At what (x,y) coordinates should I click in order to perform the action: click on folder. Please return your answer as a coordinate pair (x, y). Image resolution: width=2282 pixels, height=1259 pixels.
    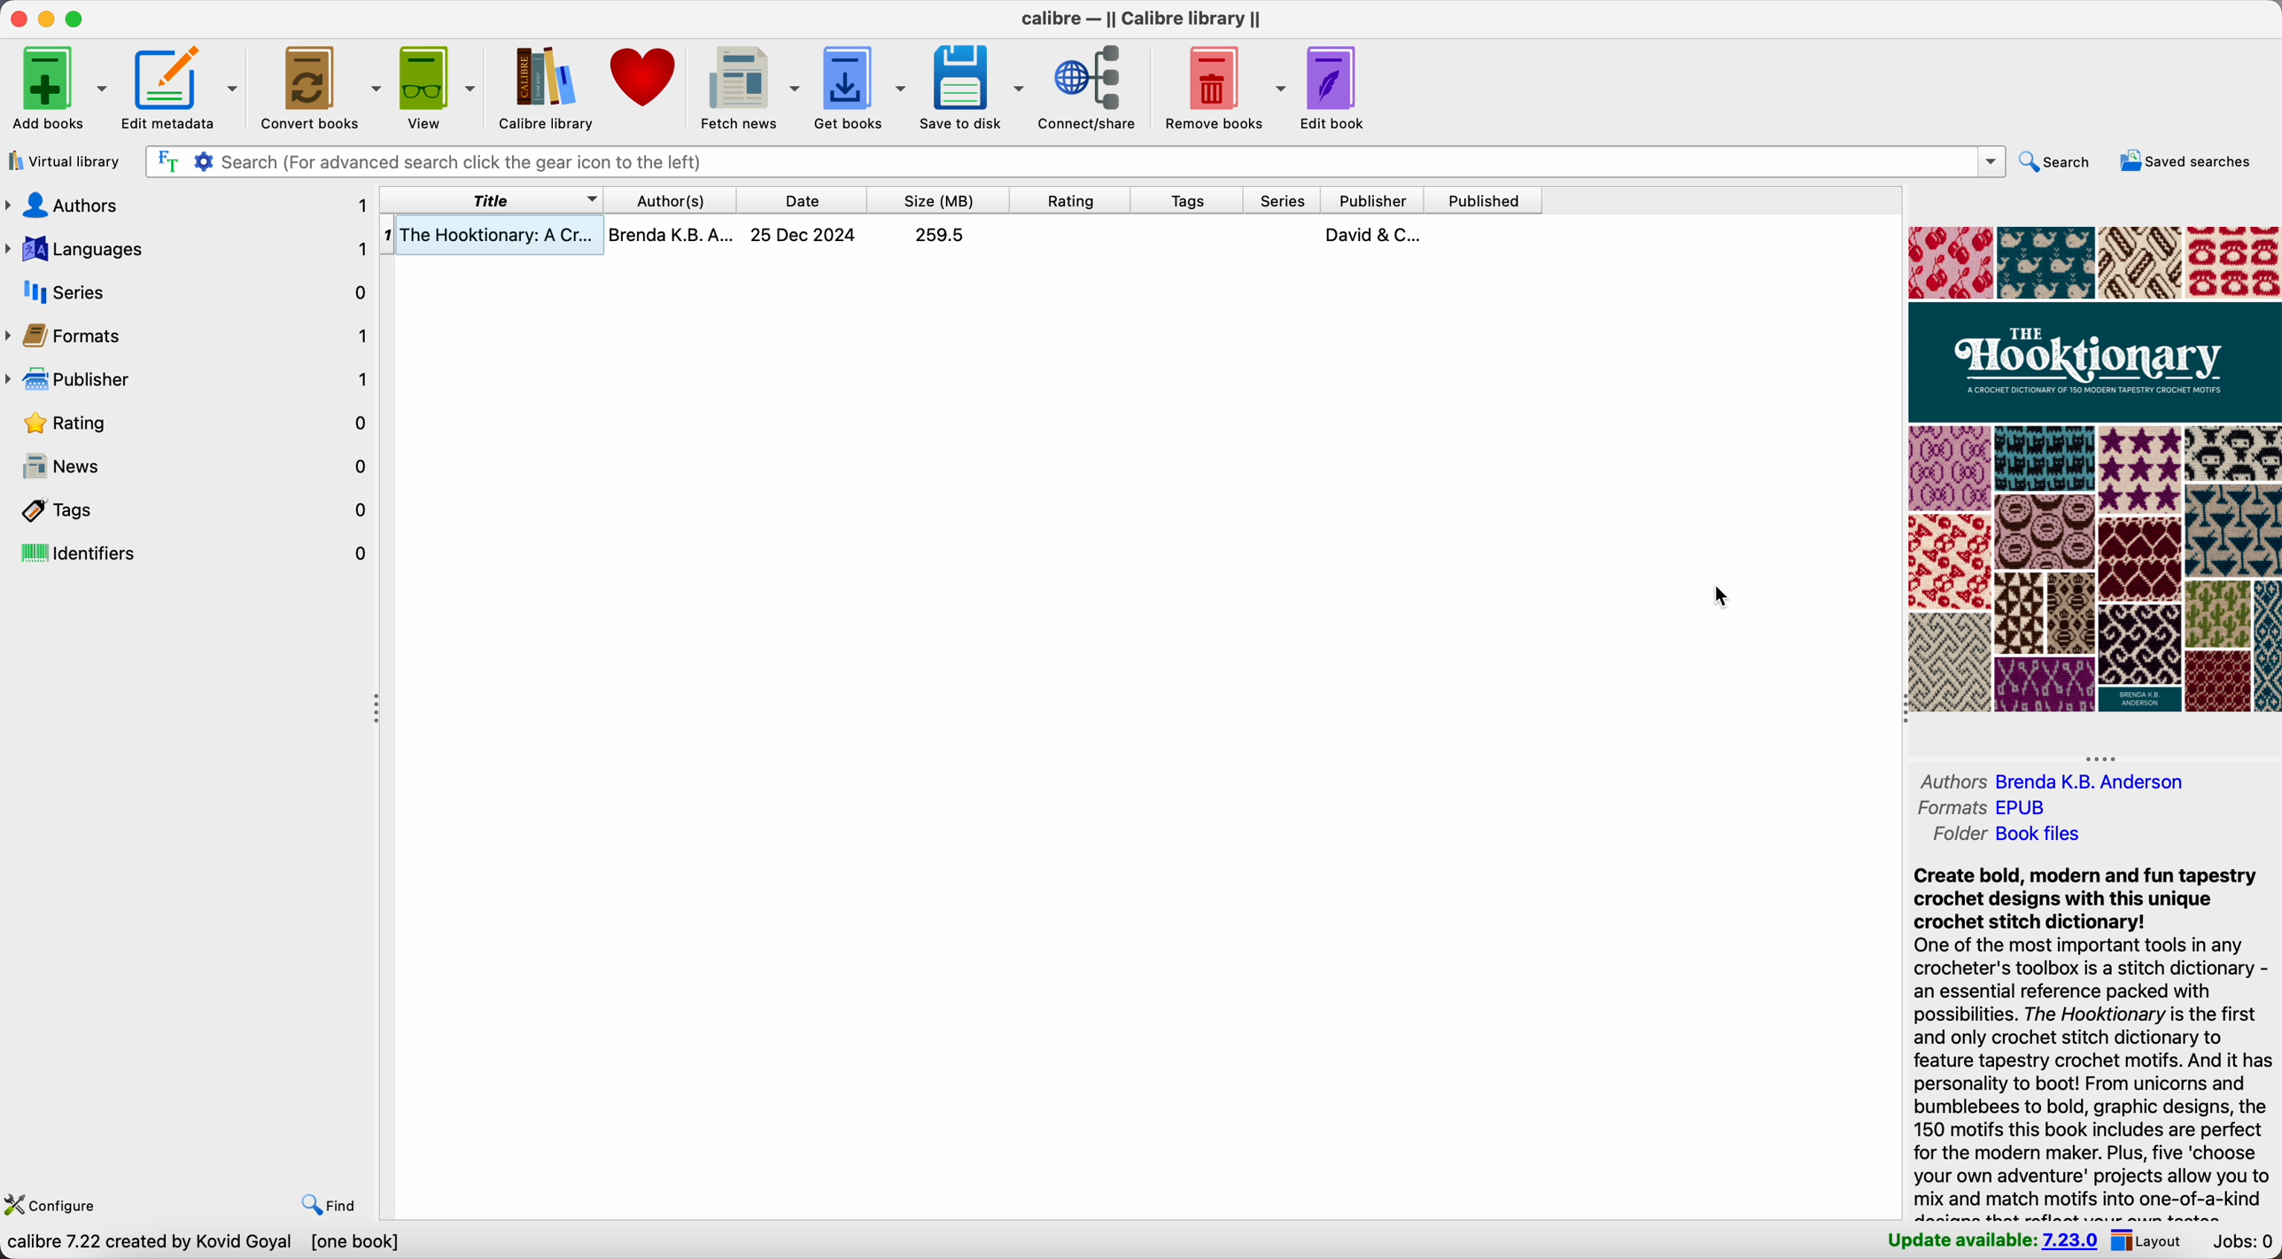
    Looking at the image, I should click on (2006, 835).